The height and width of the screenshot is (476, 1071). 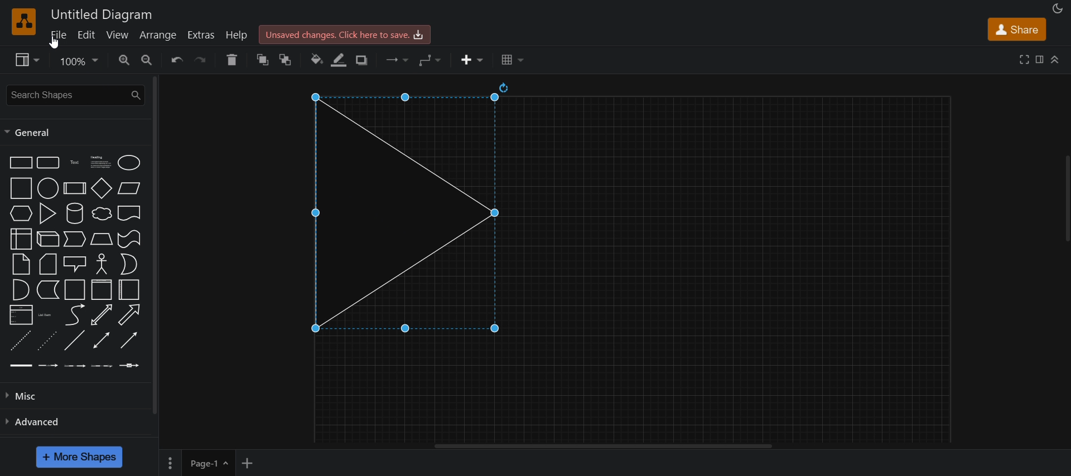 I want to click on actor, so click(x=102, y=263).